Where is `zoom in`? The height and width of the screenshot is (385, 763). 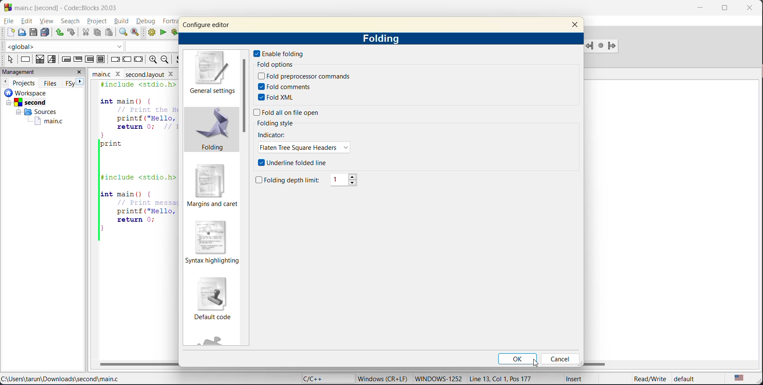
zoom in is located at coordinates (152, 60).